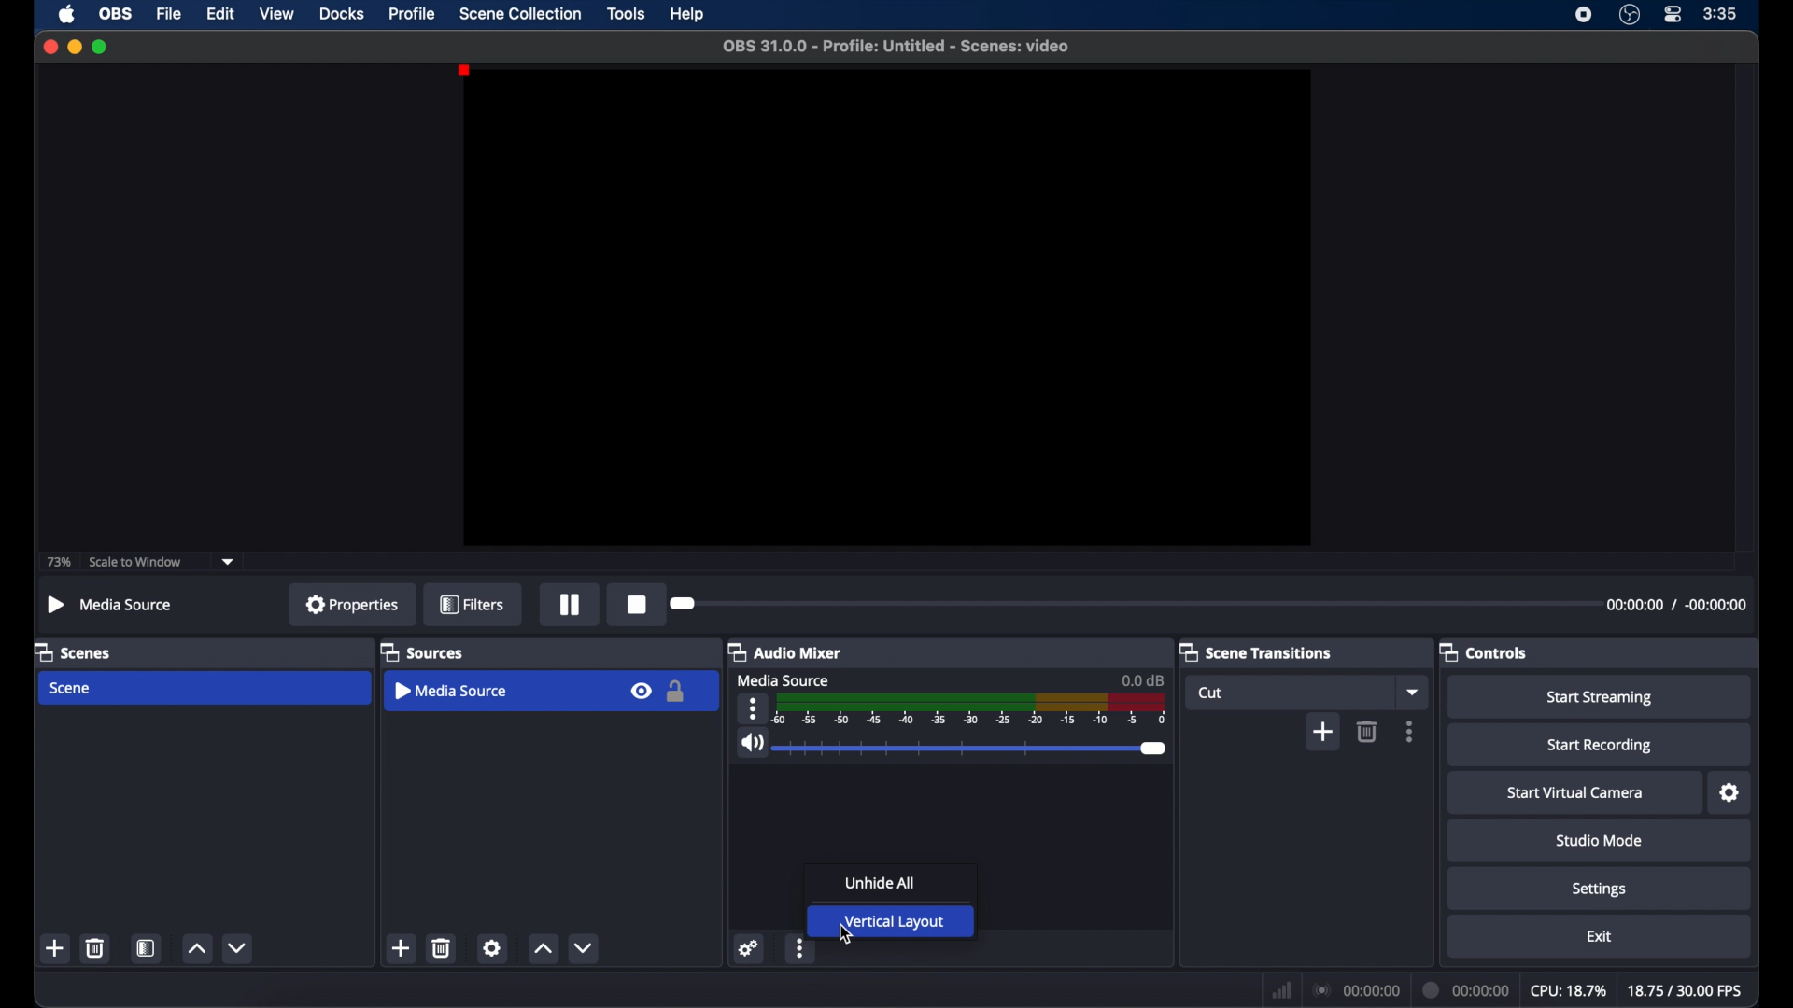 Image resolution: width=1793 pixels, height=1008 pixels. I want to click on tools, so click(626, 13).